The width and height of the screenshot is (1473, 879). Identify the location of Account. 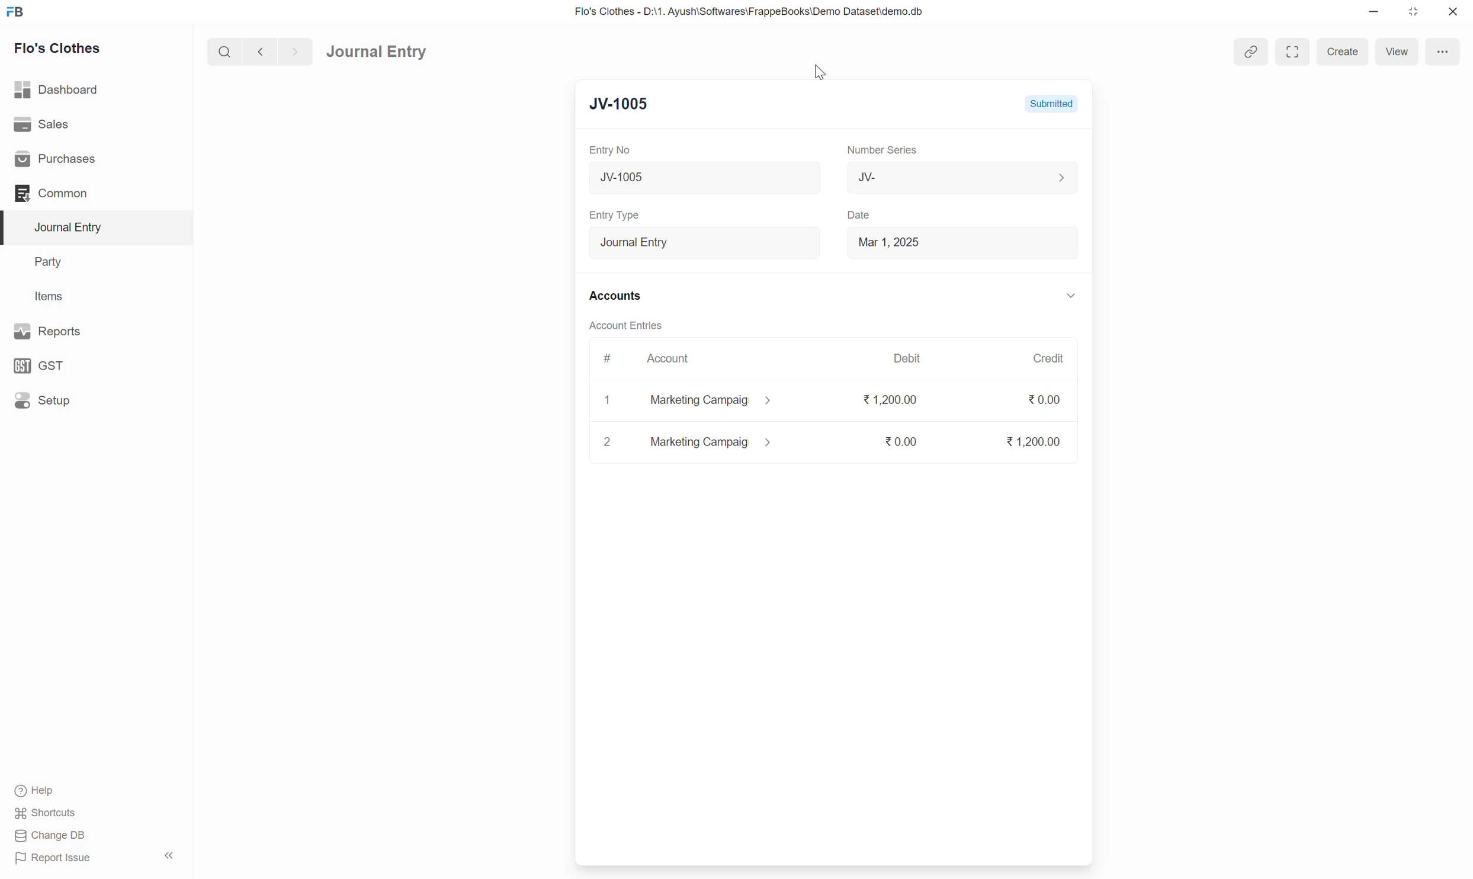
(670, 358).